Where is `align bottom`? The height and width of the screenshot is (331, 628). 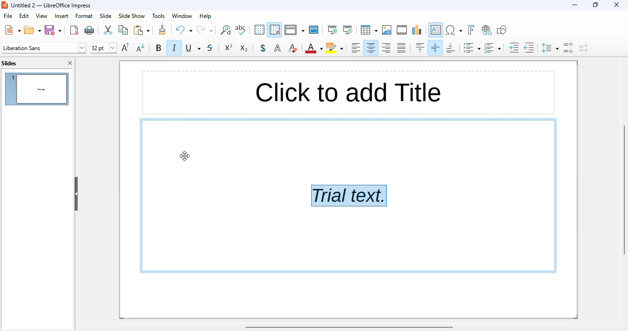
align bottom is located at coordinates (452, 47).